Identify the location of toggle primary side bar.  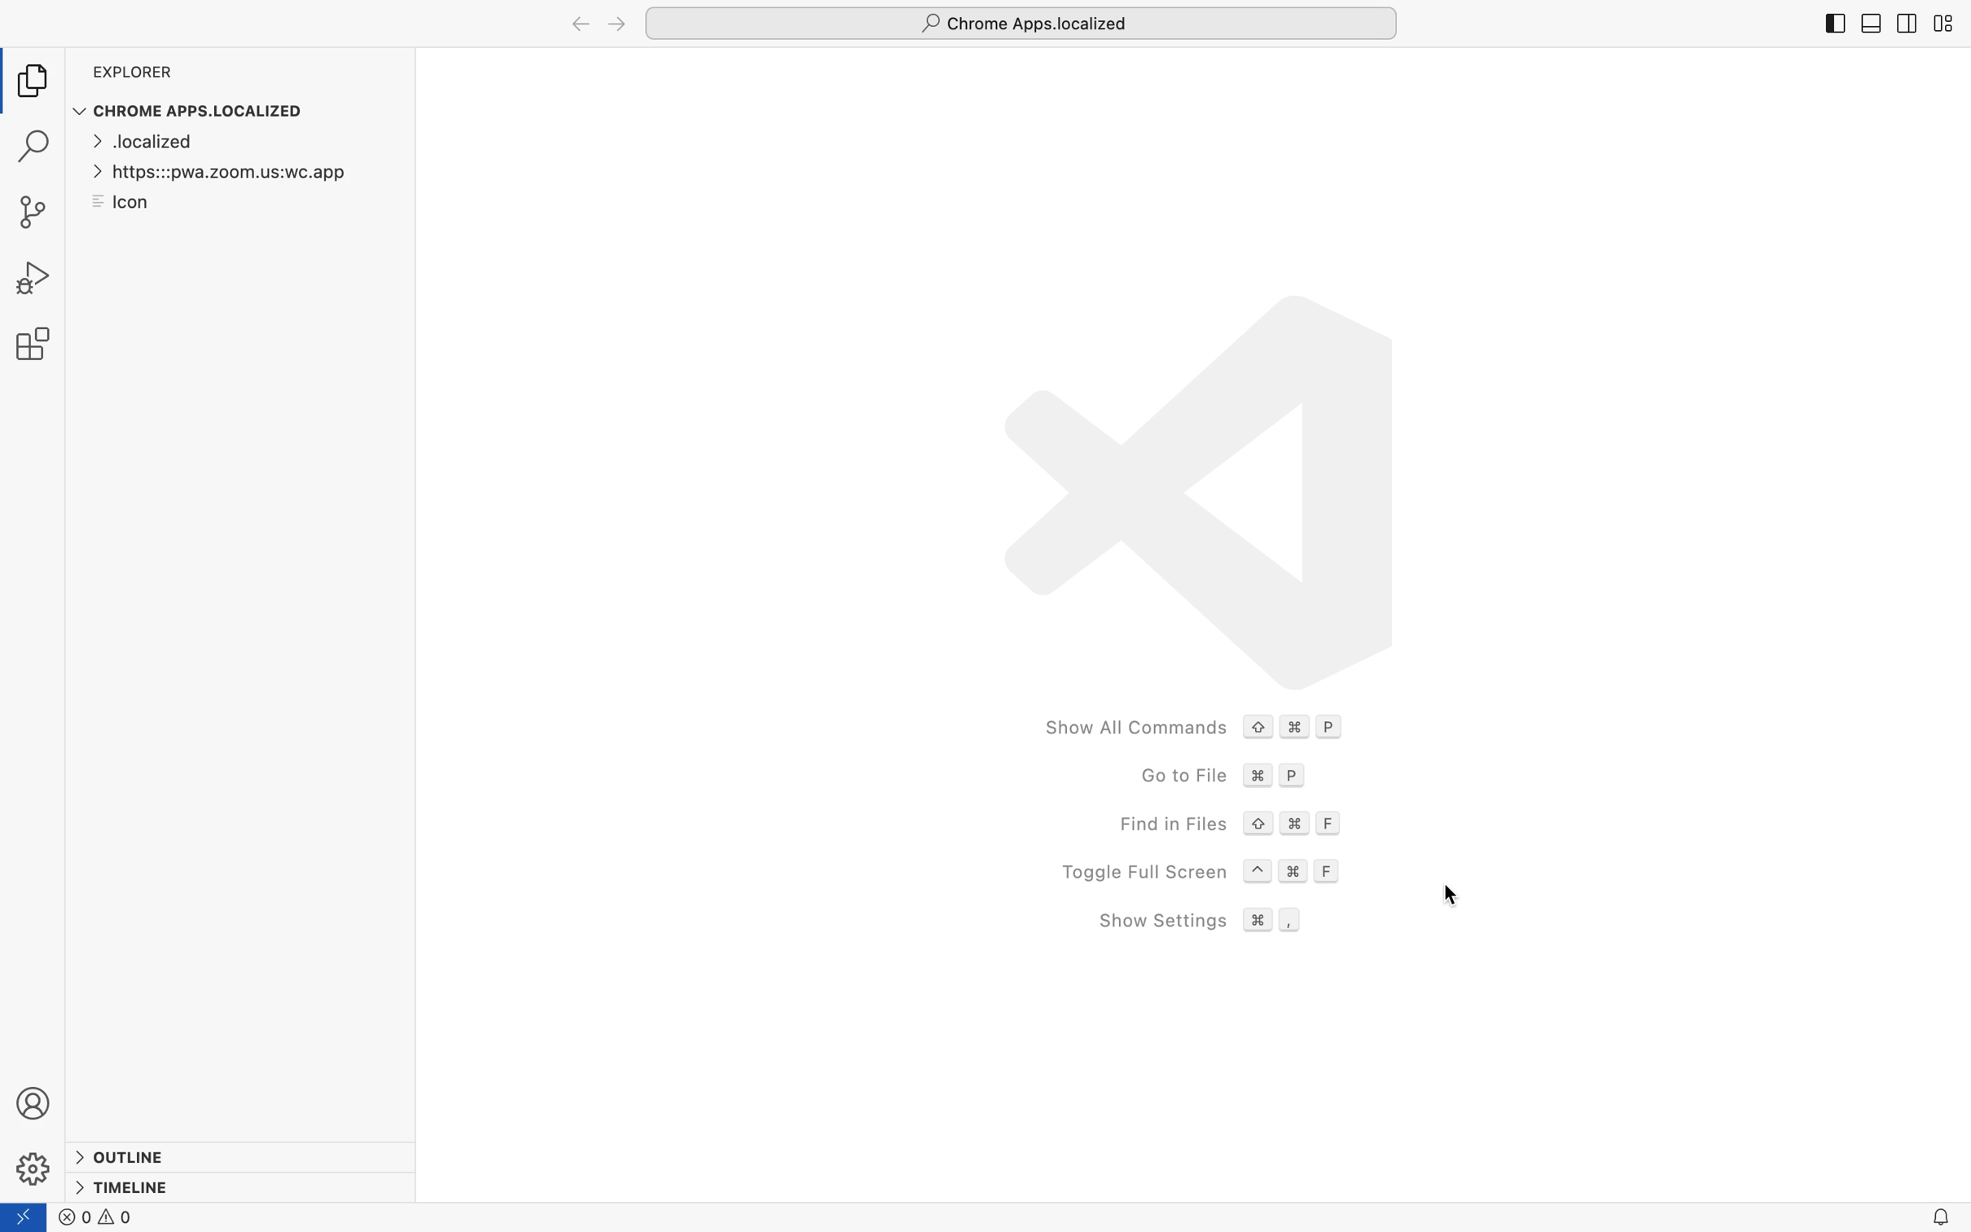
(1836, 25).